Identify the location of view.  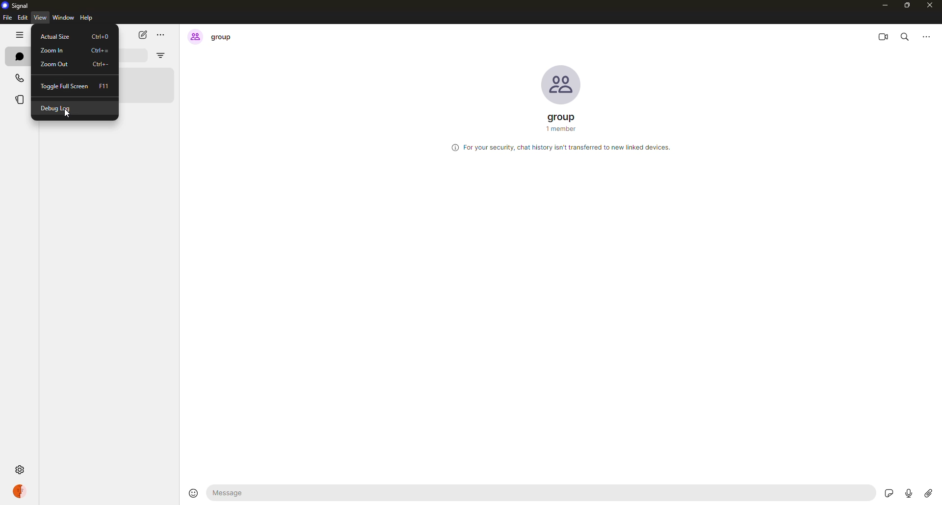
(39, 17).